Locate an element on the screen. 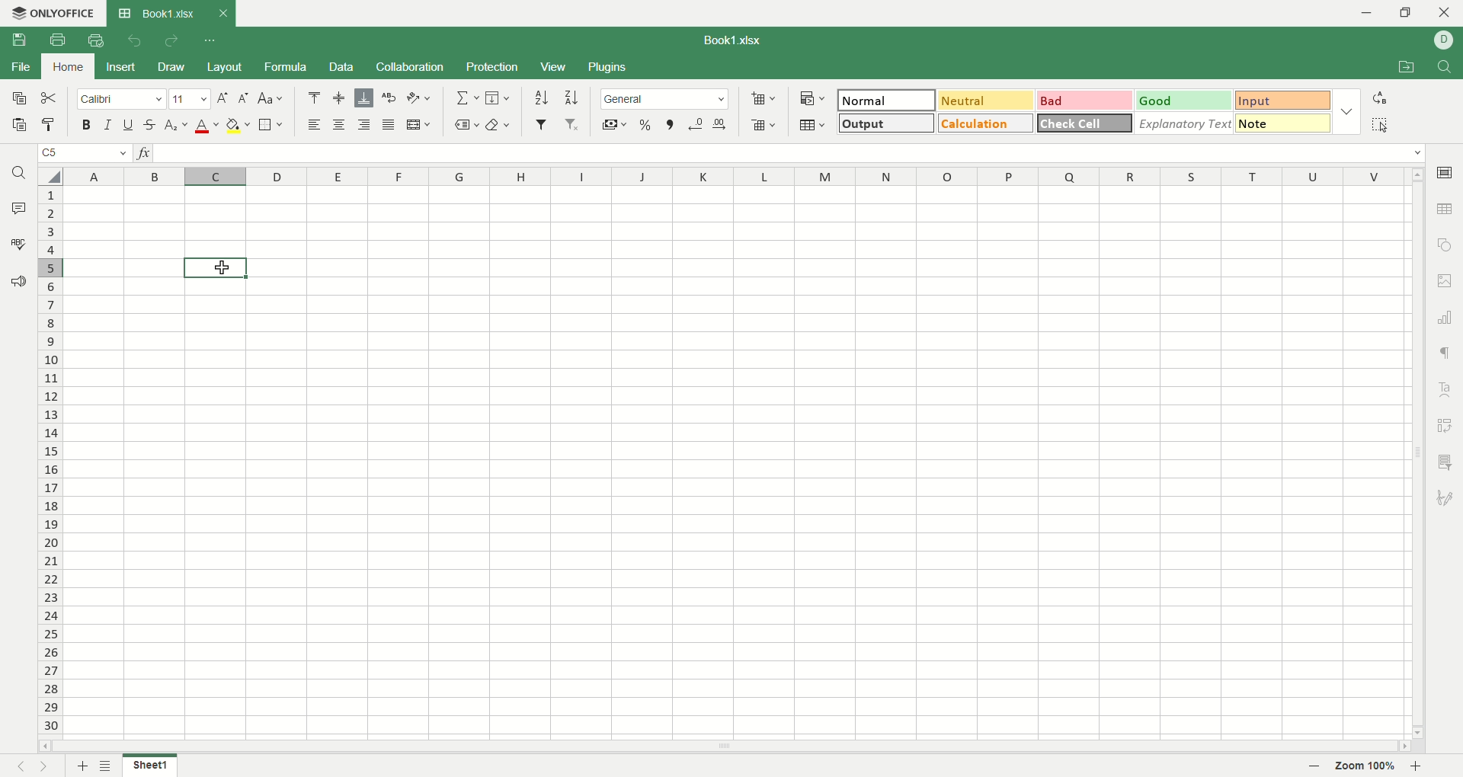 The width and height of the screenshot is (1463, 777). column is located at coordinates (732, 178).